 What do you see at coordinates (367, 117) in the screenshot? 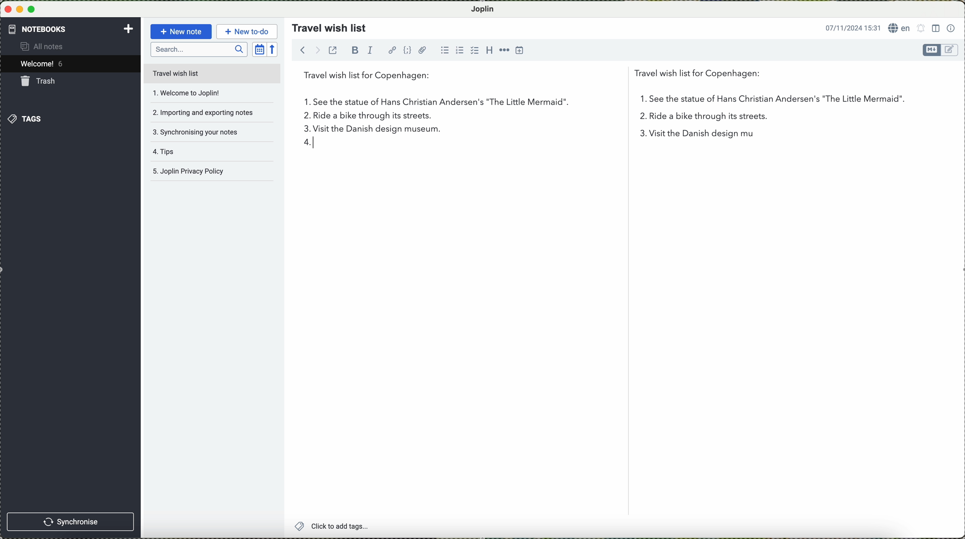
I see `ride a bike through its streets.` at bounding box center [367, 117].